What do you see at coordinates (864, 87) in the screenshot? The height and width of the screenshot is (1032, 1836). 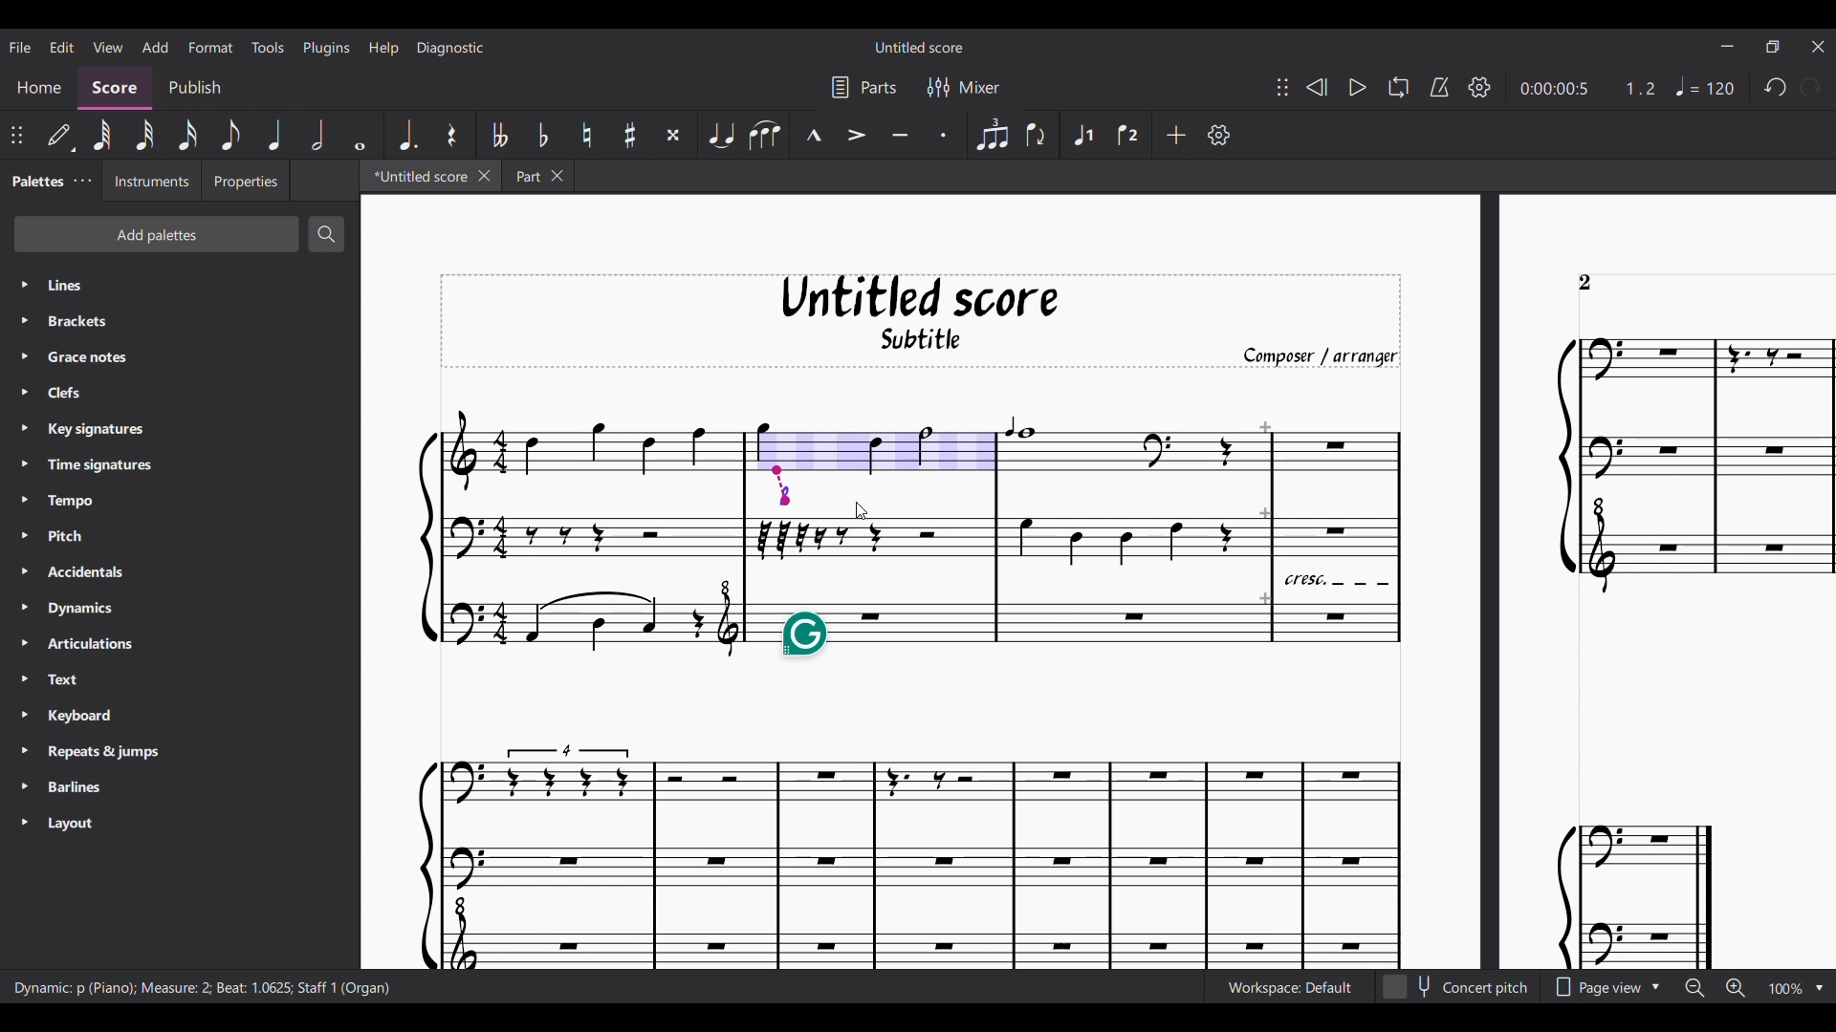 I see `Parts settings` at bounding box center [864, 87].